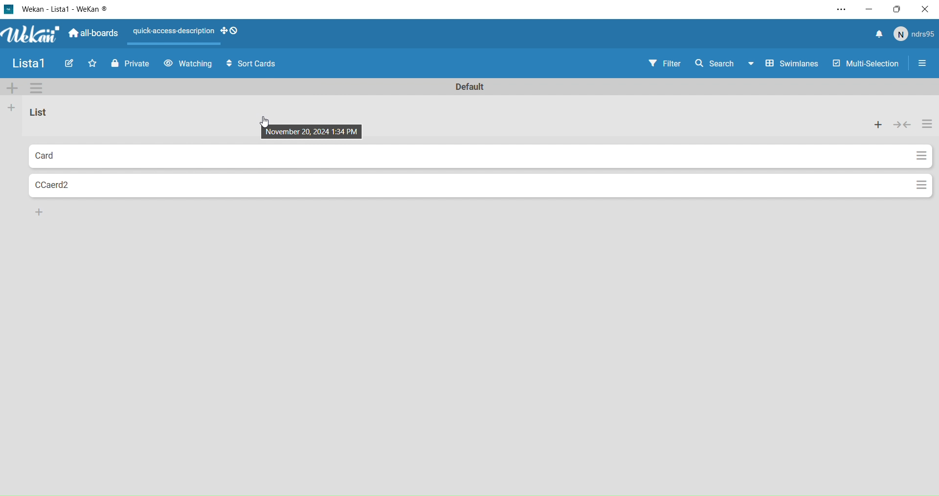 Image resolution: width=939 pixels, height=496 pixels. What do you see at coordinates (28, 63) in the screenshot?
I see `Name` at bounding box center [28, 63].